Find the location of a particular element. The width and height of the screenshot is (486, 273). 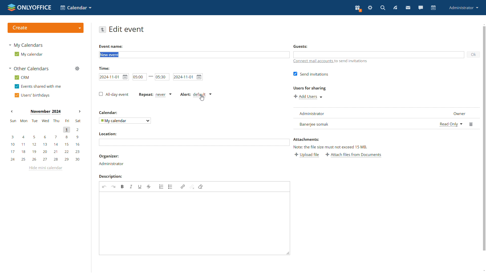

edit location is located at coordinates (194, 142).